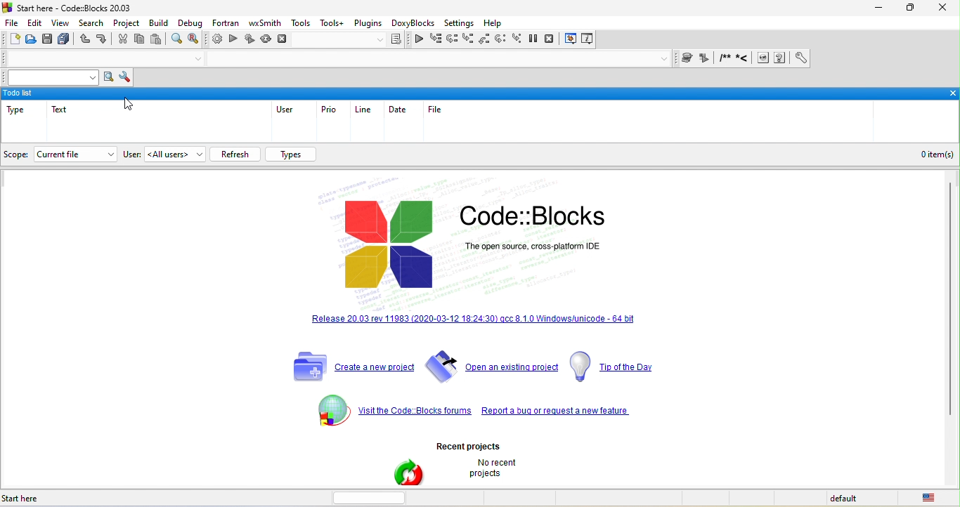  What do you see at coordinates (519, 40) in the screenshot?
I see `step into instruction` at bounding box center [519, 40].